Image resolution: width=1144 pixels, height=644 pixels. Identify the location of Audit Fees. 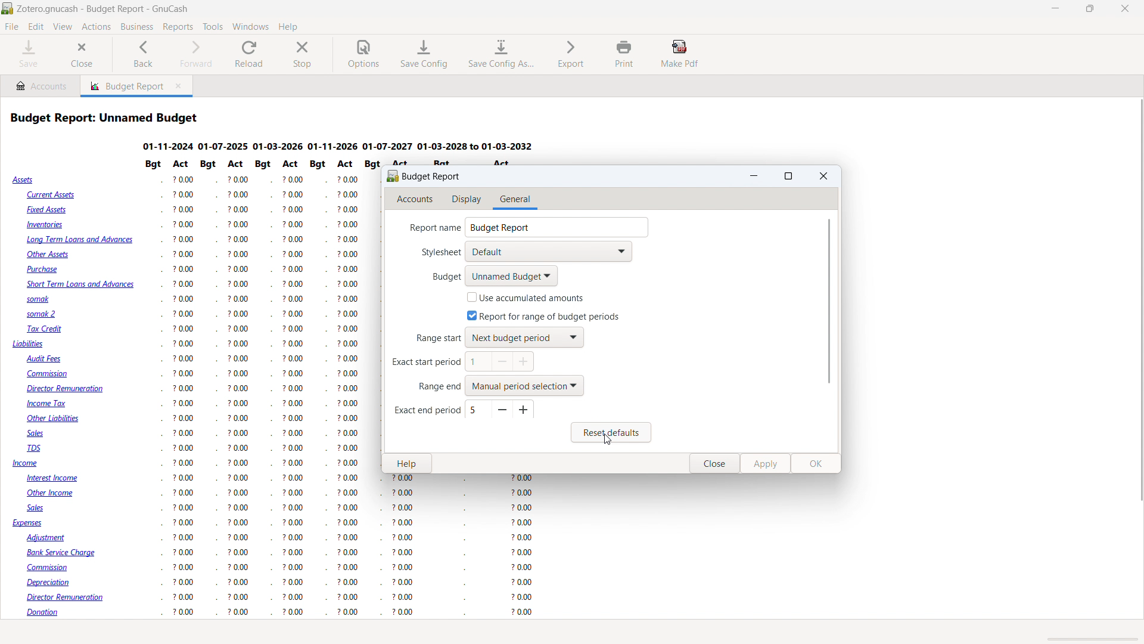
(45, 359).